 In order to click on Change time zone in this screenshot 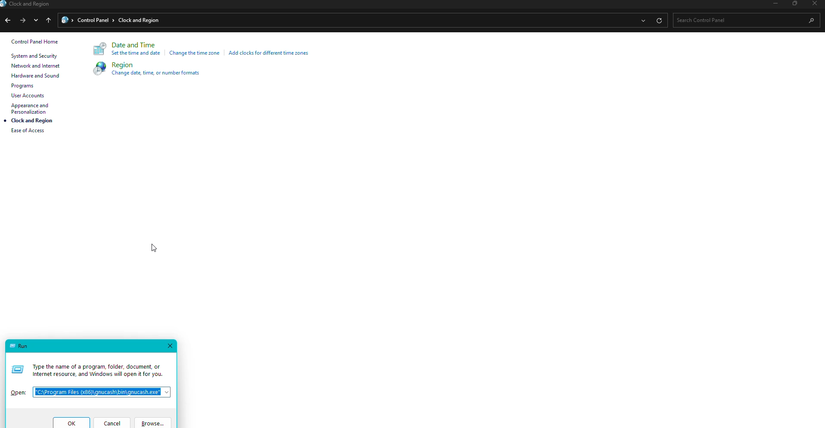, I will do `click(195, 53)`.